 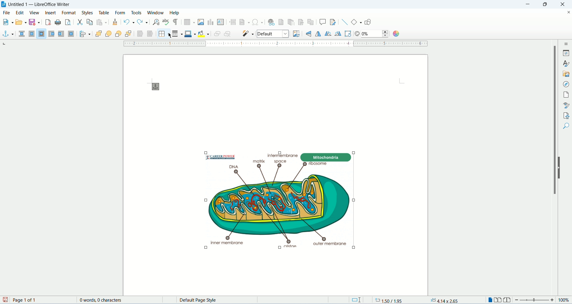 What do you see at coordinates (176, 22) in the screenshot?
I see `formatting marks` at bounding box center [176, 22].